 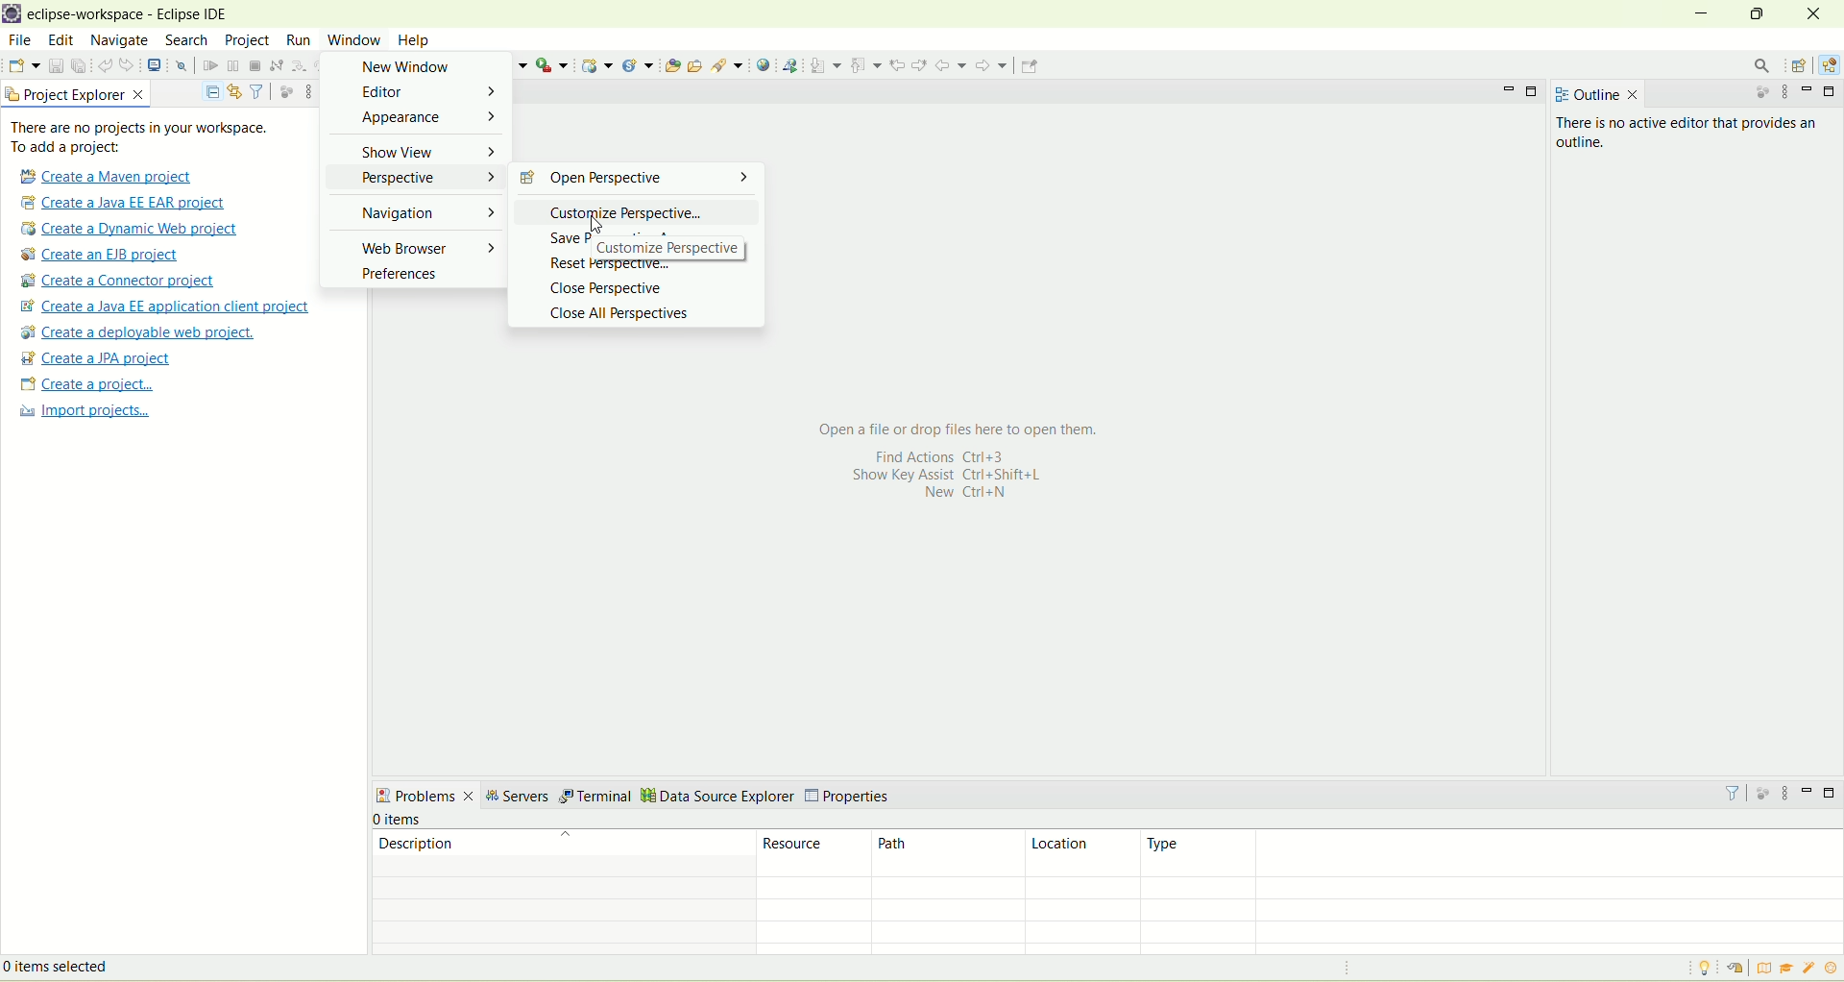 What do you see at coordinates (20, 40) in the screenshot?
I see `file` at bounding box center [20, 40].